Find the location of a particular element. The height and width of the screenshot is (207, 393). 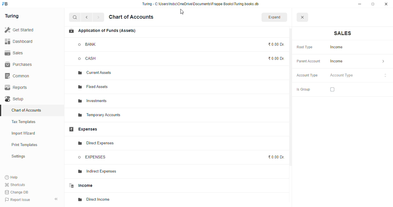

cursor is located at coordinates (182, 11).